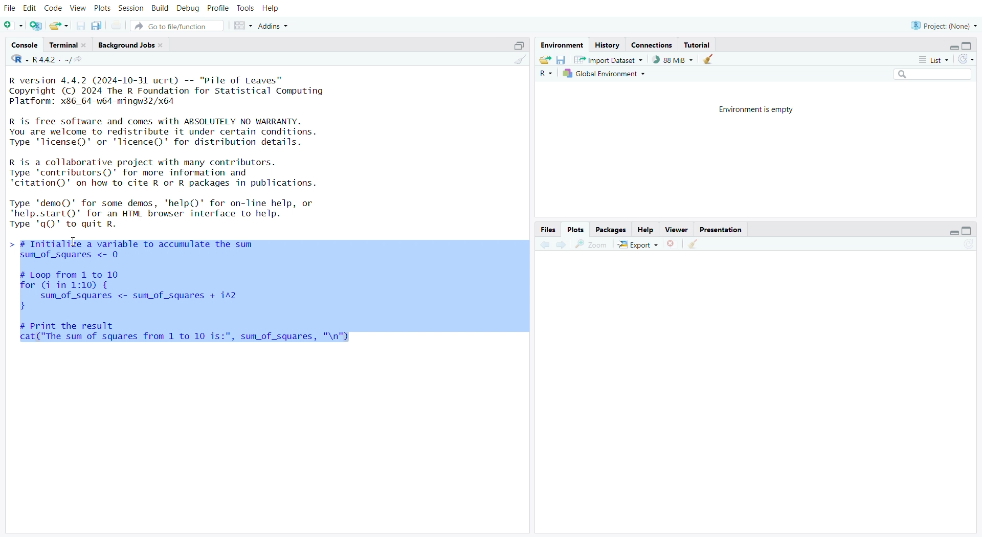  I want to click on save current document, so click(80, 27).